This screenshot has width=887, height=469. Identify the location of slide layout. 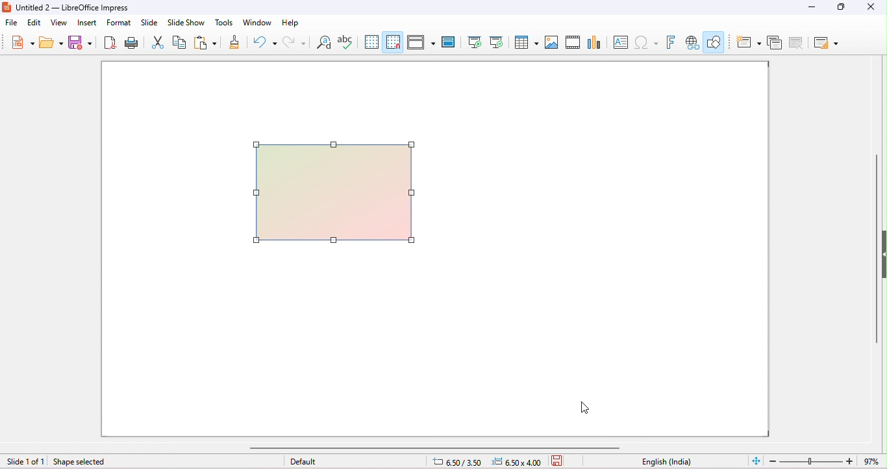
(827, 44).